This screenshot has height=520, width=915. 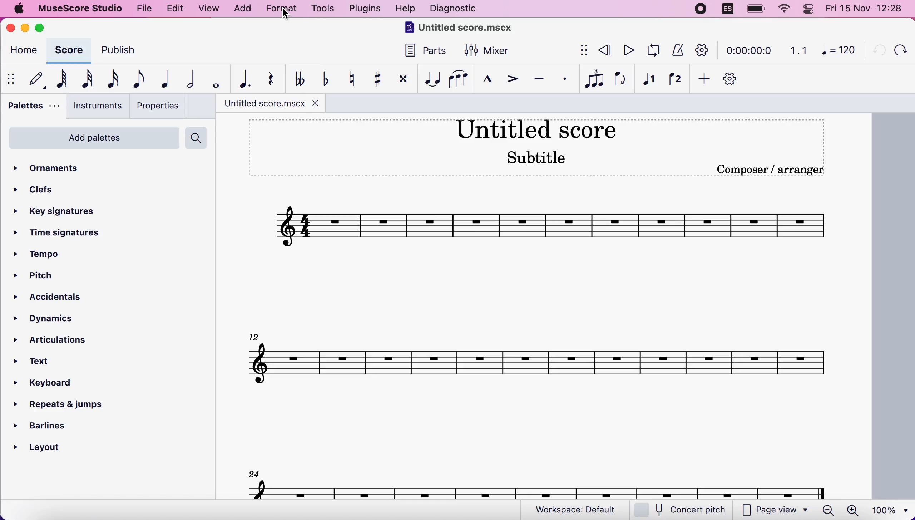 I want to click on redo, so click(x=900, y=50).